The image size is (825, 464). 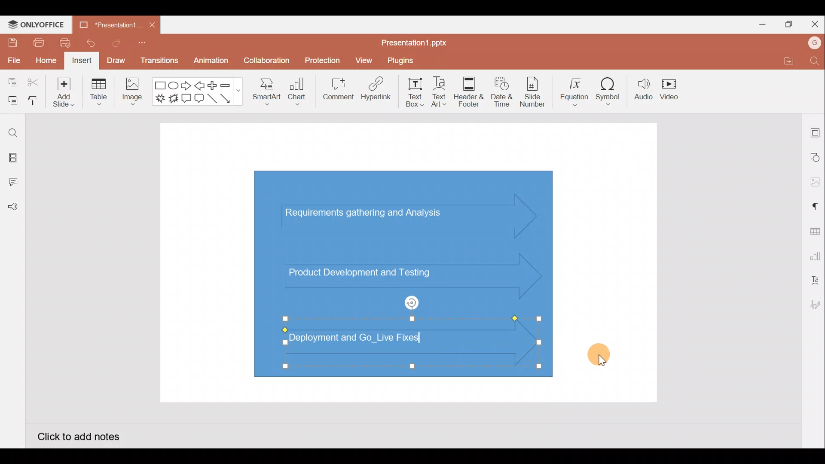 I want to click on Explosion 1, so click(x=160, y=98).